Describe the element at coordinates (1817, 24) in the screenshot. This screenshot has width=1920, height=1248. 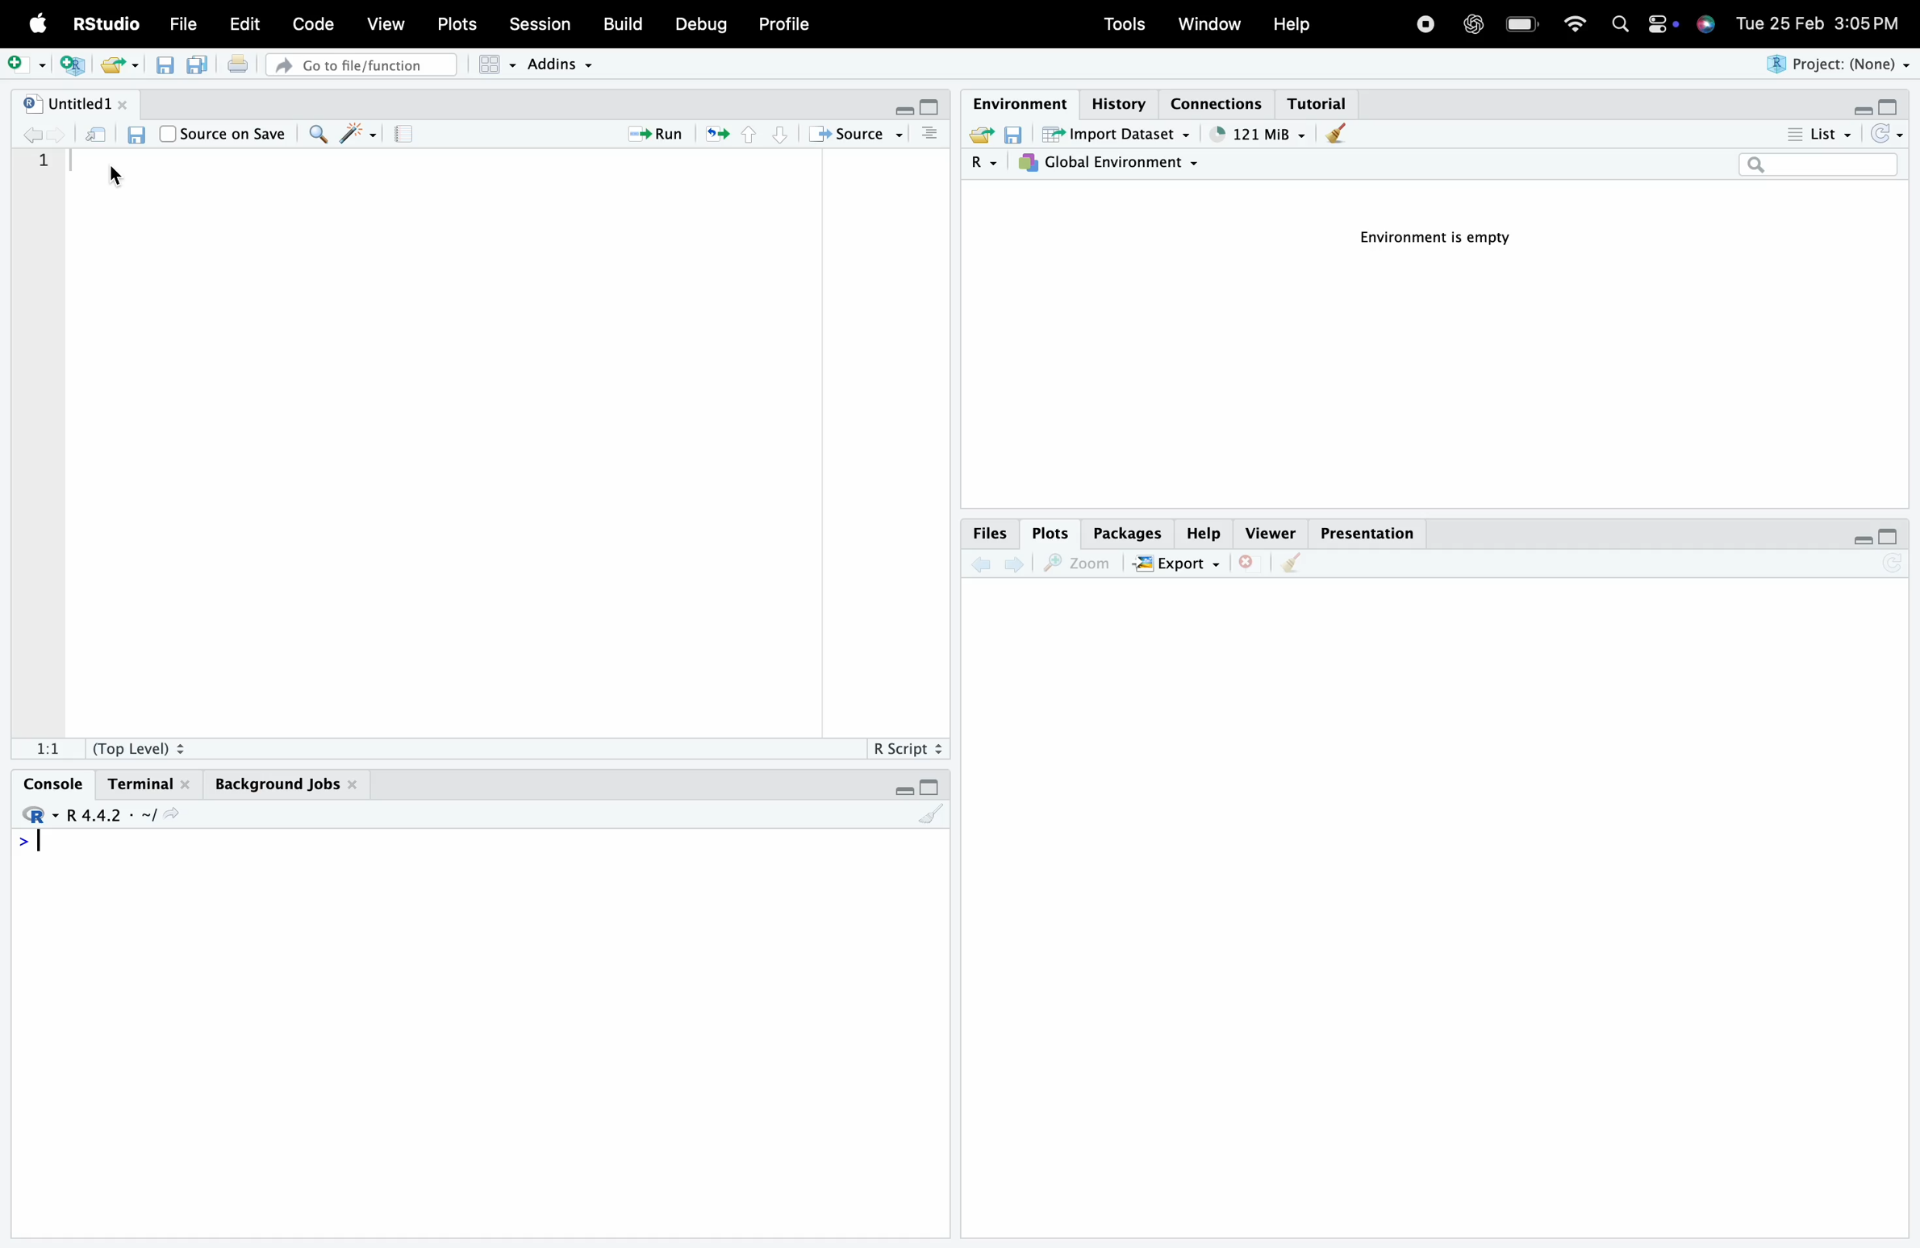
I see `Tue 25 Feb 3:05 PM` at that location.